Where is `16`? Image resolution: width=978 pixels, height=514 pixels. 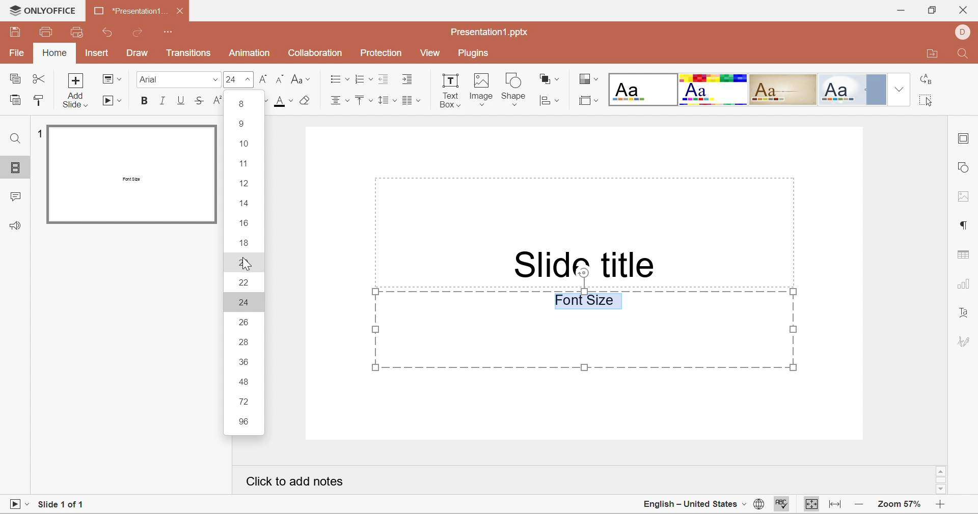
16 is located at coordinates (247, 223).